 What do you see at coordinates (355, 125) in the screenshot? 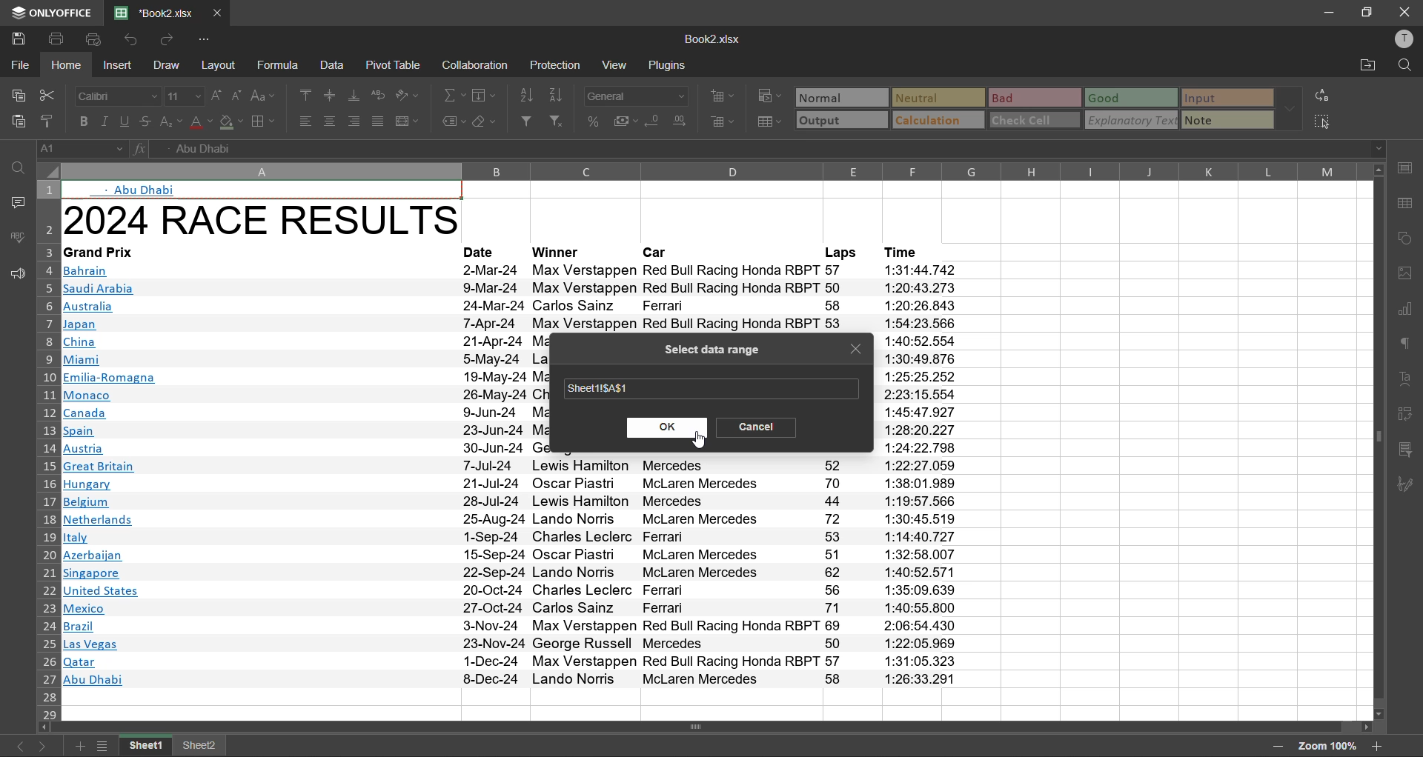
I see `align  right` at bounding box center [355, 125].